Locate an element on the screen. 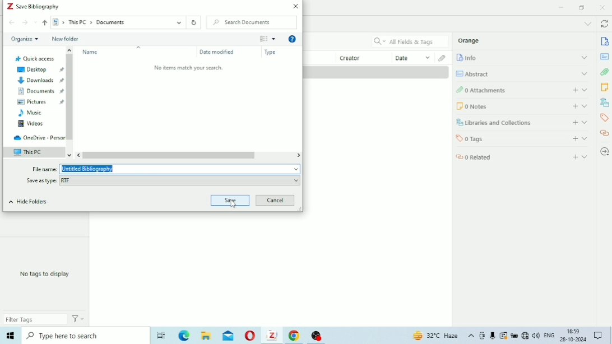 The height and width of the screenshot is (344, 612). Refresh "Documents" is located at coordinates (194, 22).